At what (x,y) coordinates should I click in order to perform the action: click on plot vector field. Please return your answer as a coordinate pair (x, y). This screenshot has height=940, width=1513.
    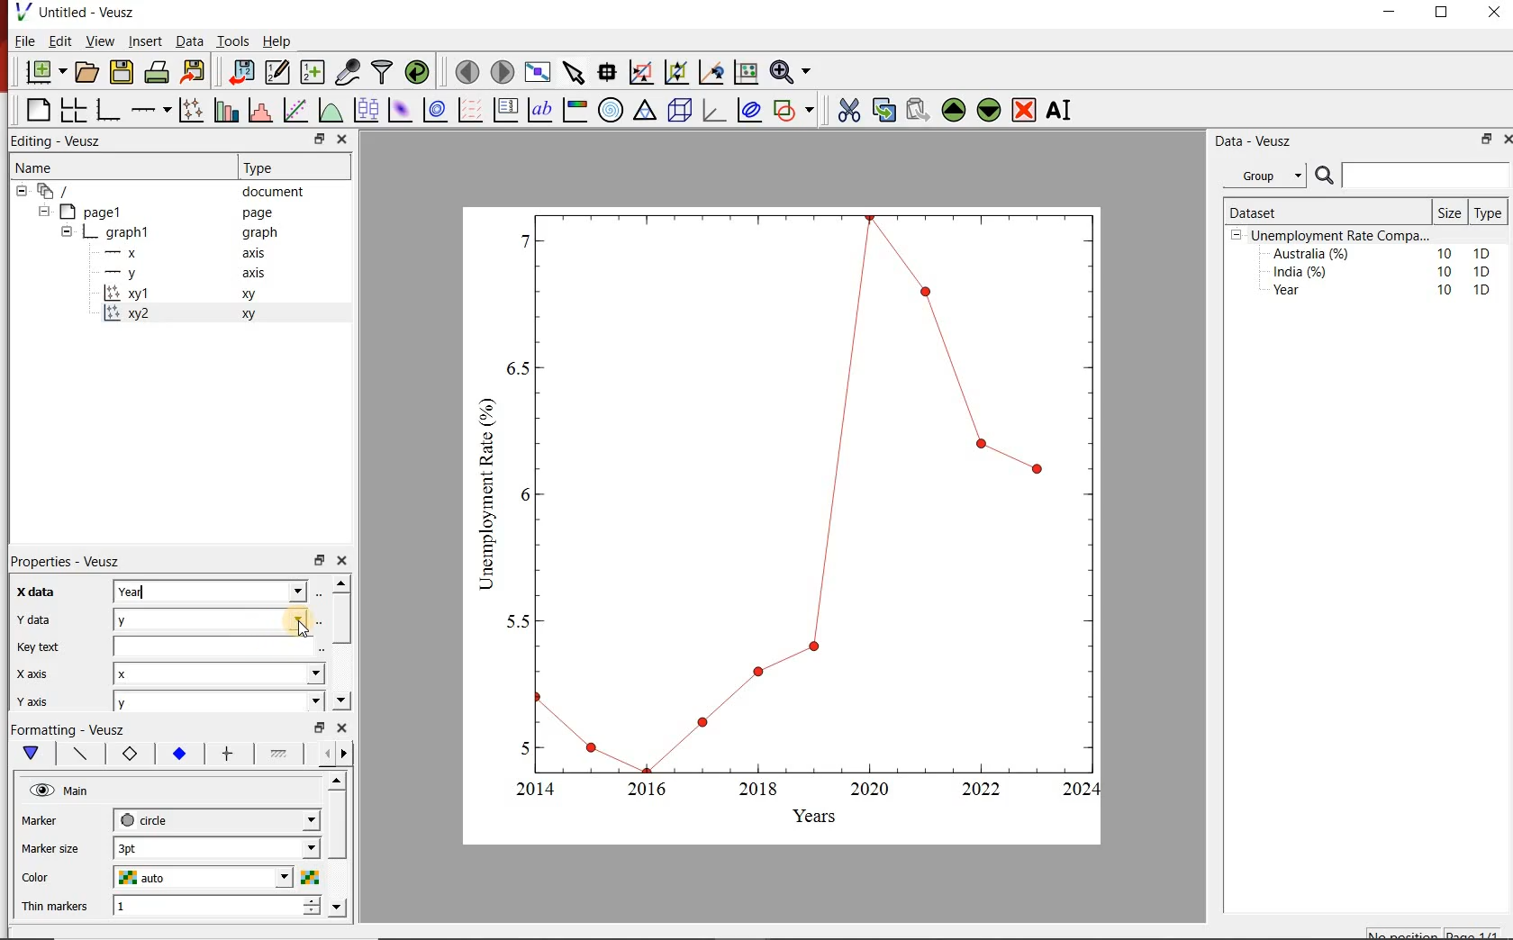
    Looking at the image, I should click on (469, 110).